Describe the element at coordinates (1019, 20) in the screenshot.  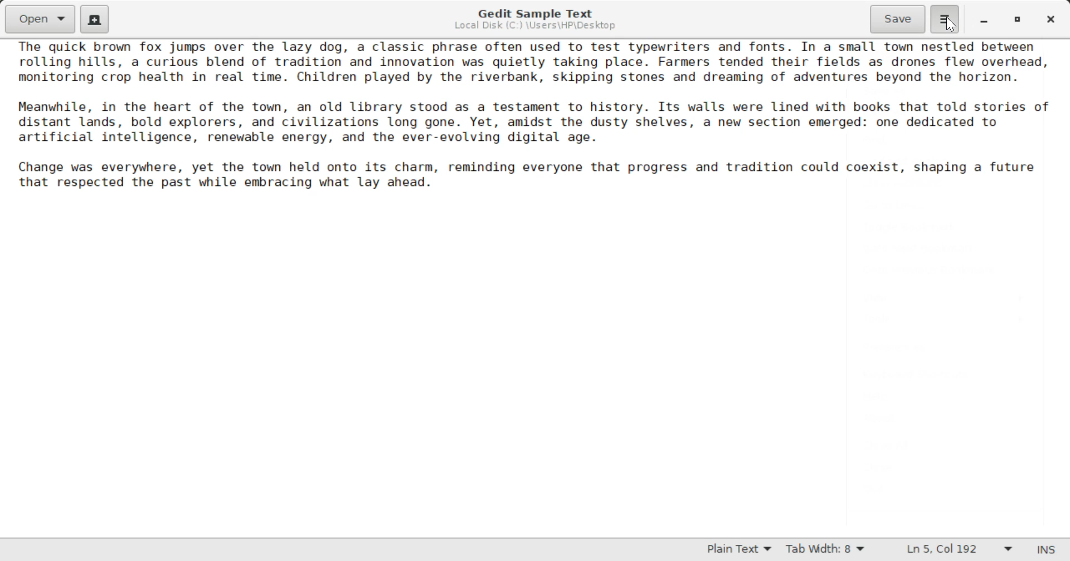
I see `Minimize` at that location.